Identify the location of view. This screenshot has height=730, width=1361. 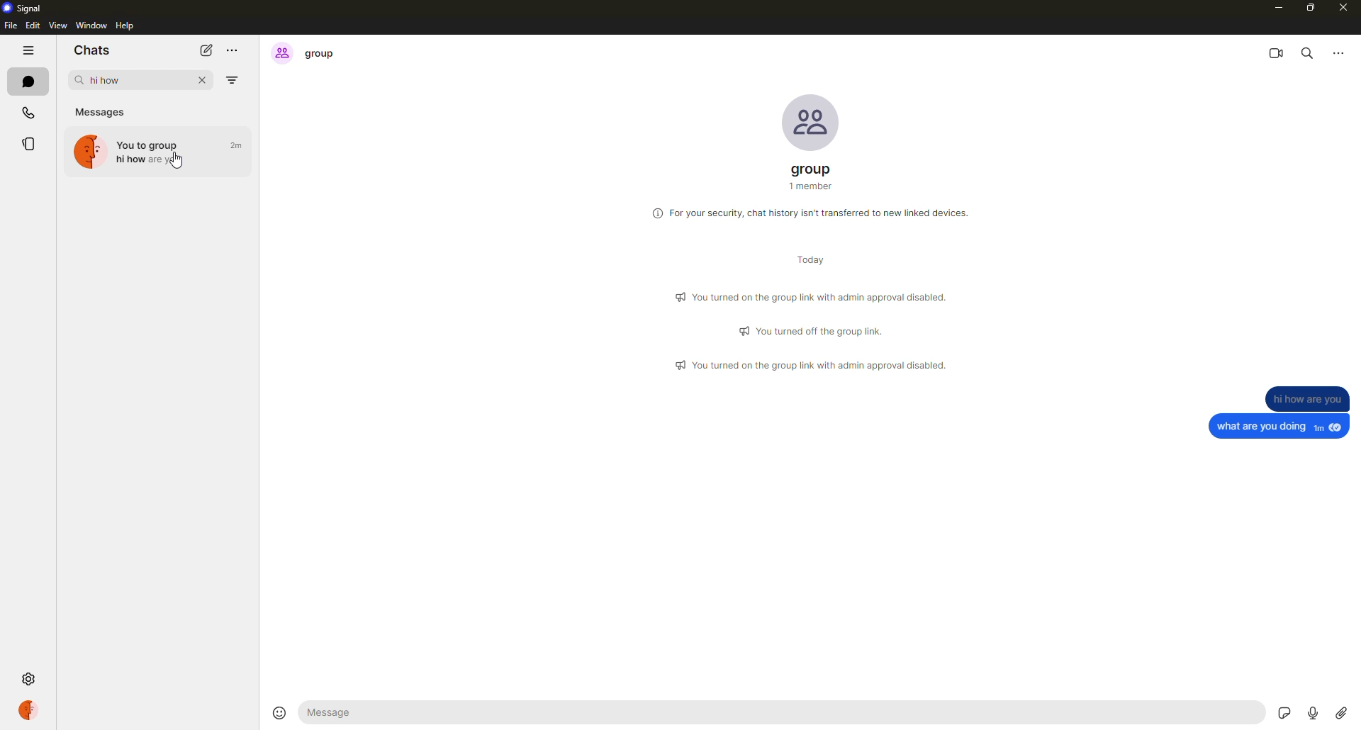
(58, 27).